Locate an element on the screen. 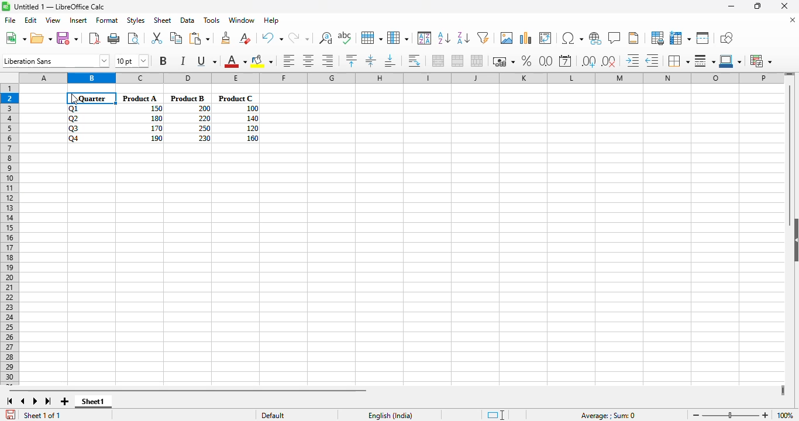  help is located at coordinates (271, 20).